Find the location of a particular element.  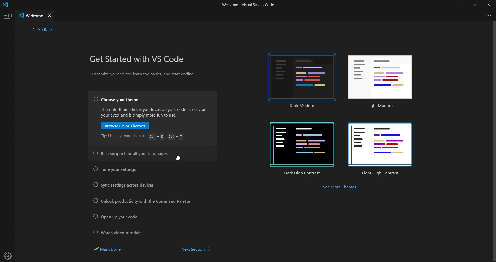

Customize your editor, learn the basics, and start coding is located at coordinates (143, 75).